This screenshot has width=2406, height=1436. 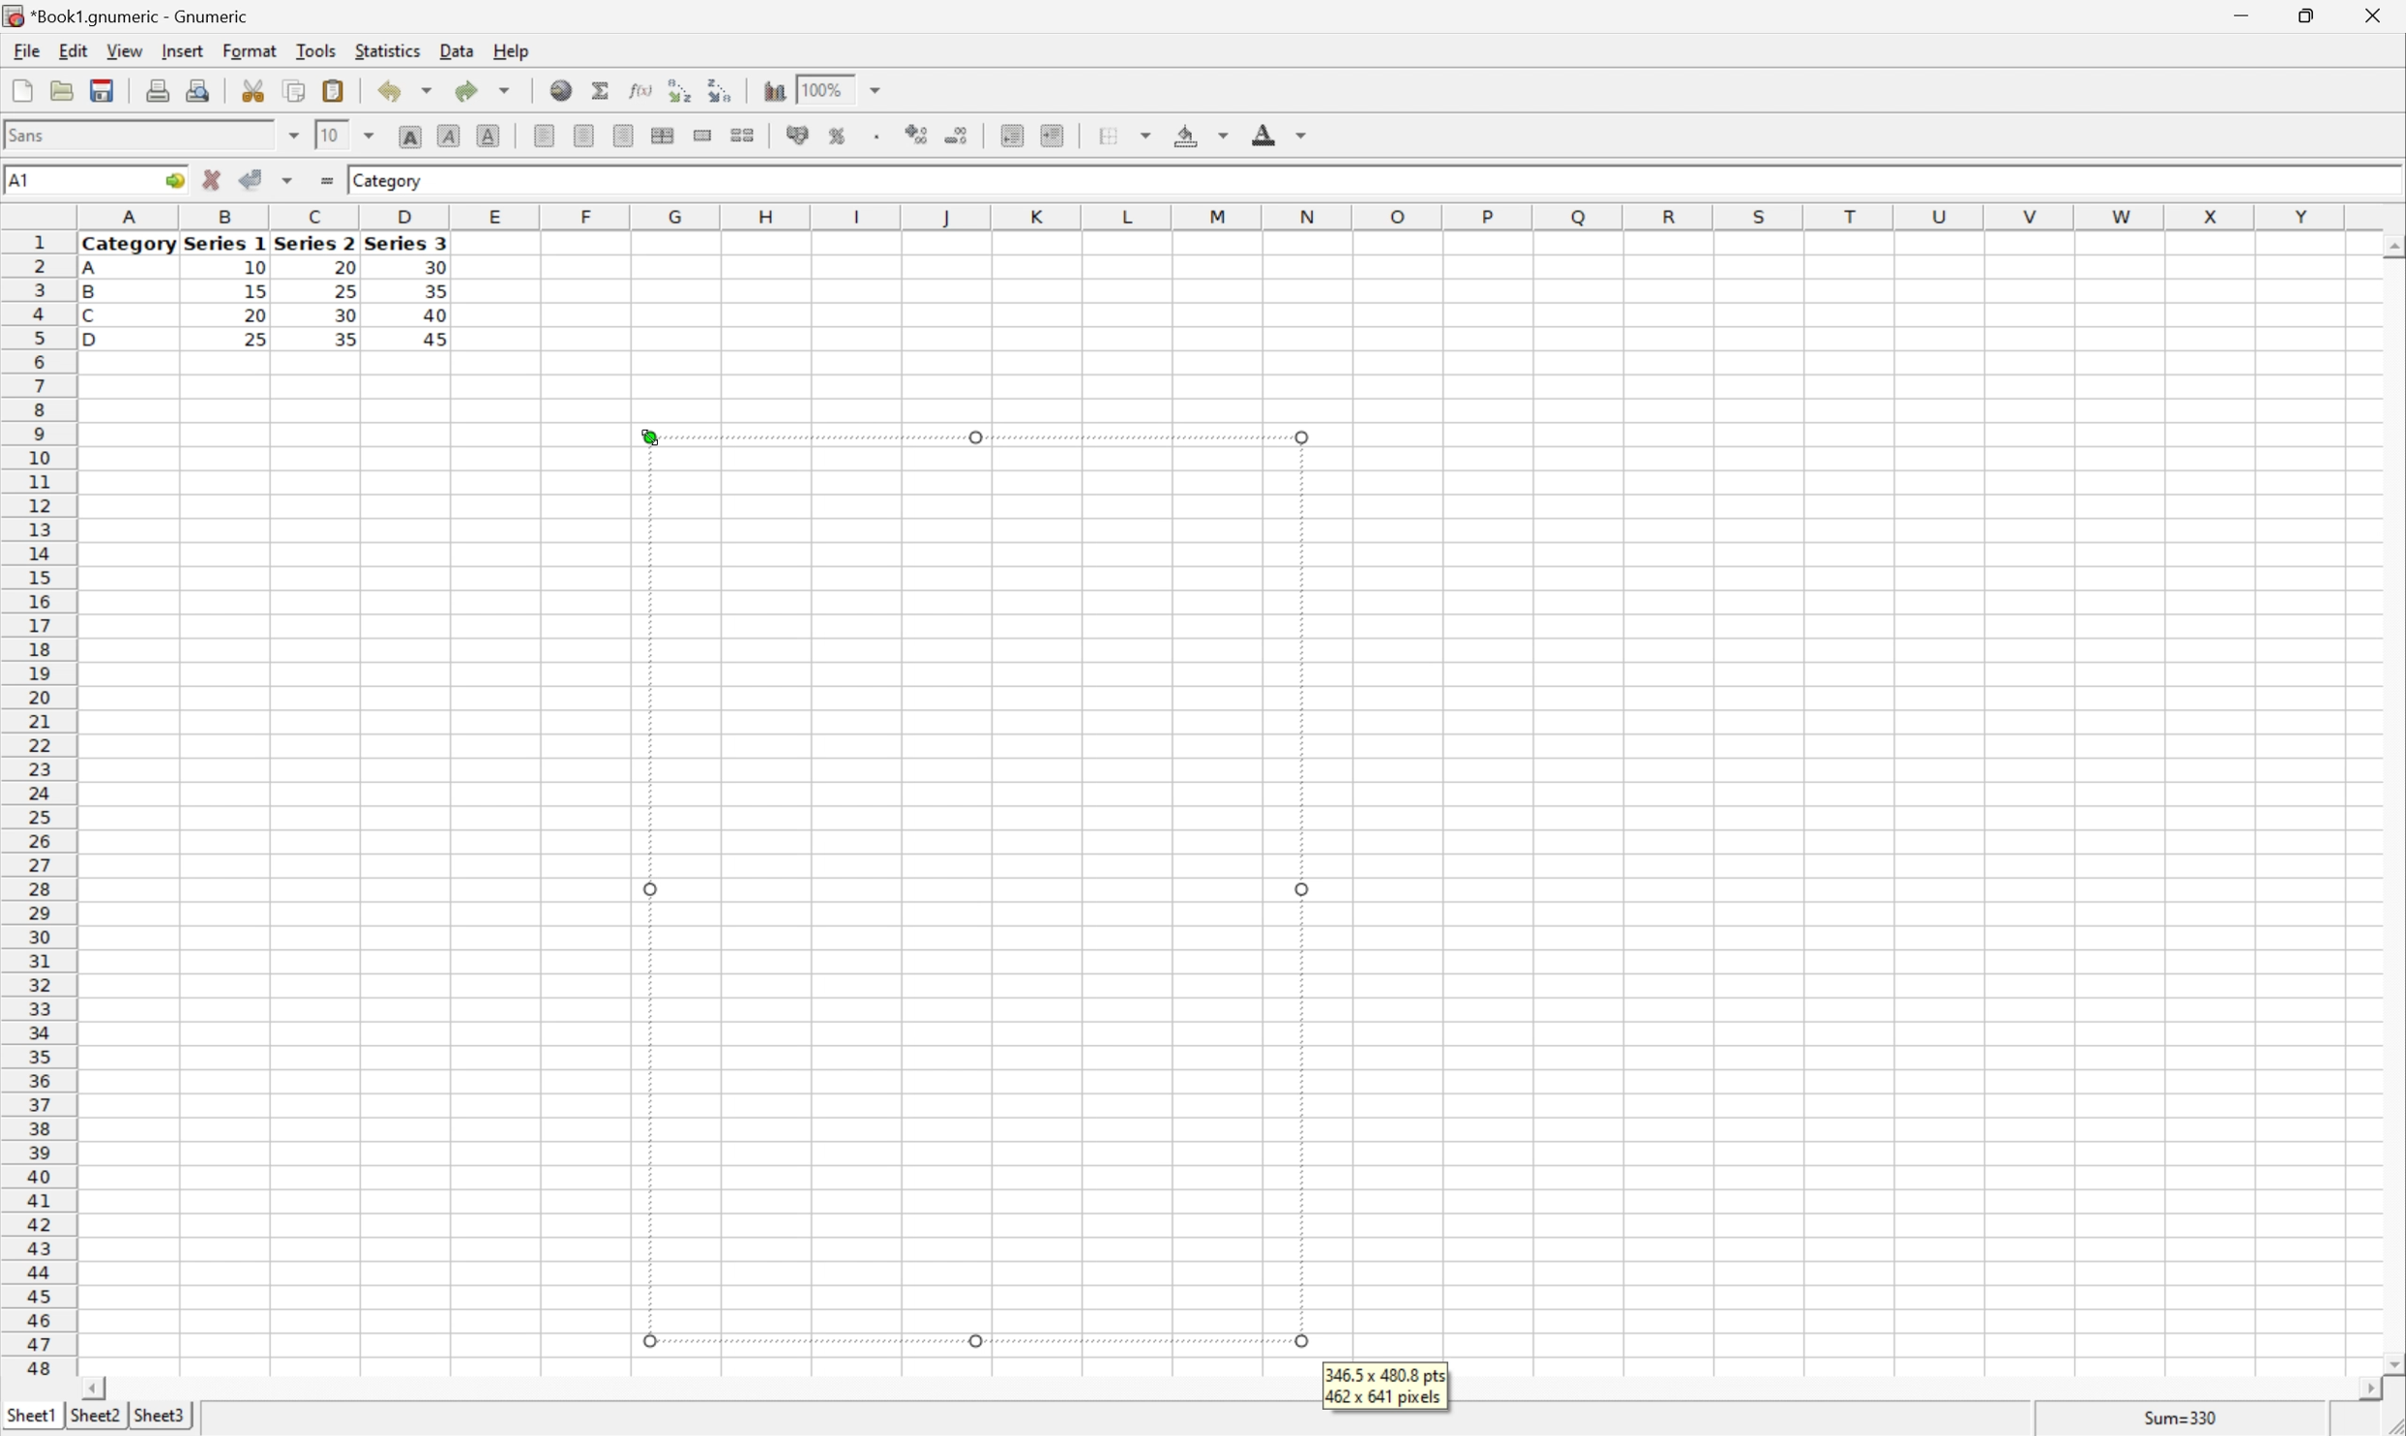 What do you see at coordinates (2390, 245) in the screenshot?
I see `Scroll Up` at bounding box center [2390, 245].